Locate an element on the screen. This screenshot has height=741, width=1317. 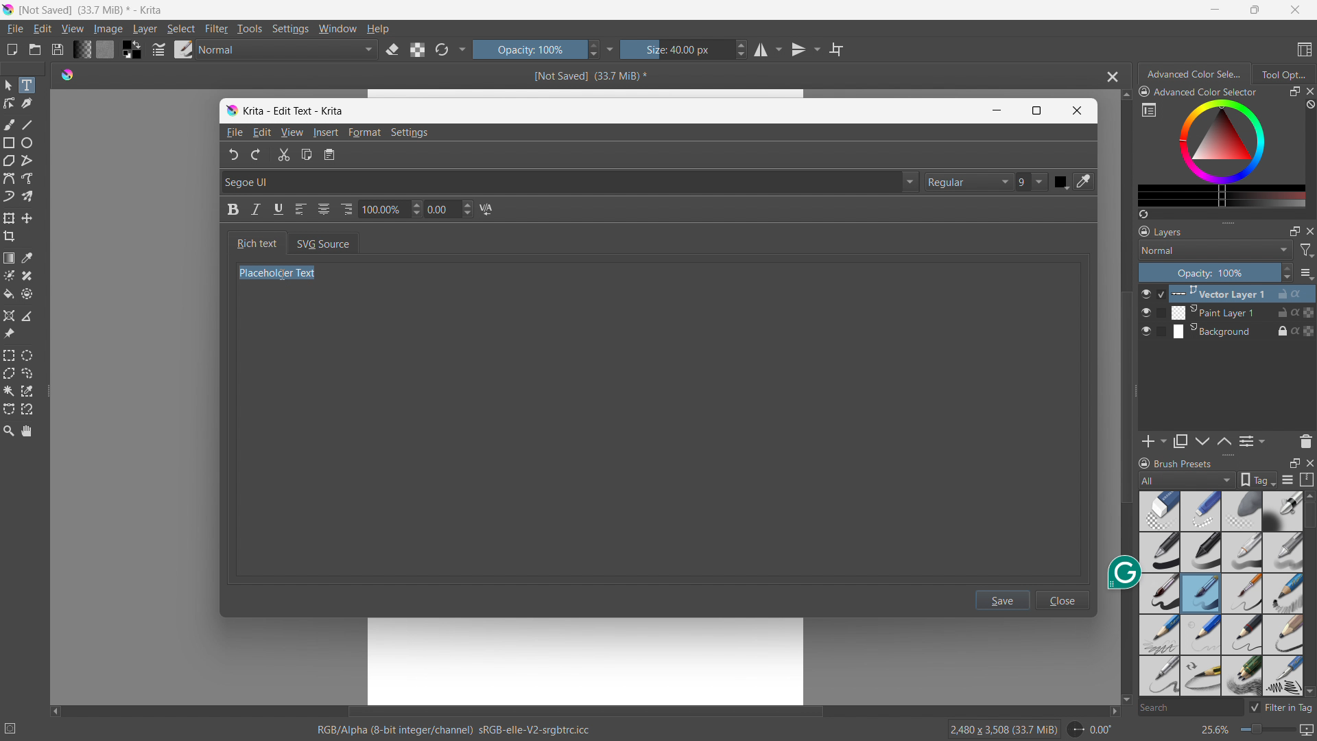
logo is located at coordinates (231, 110).